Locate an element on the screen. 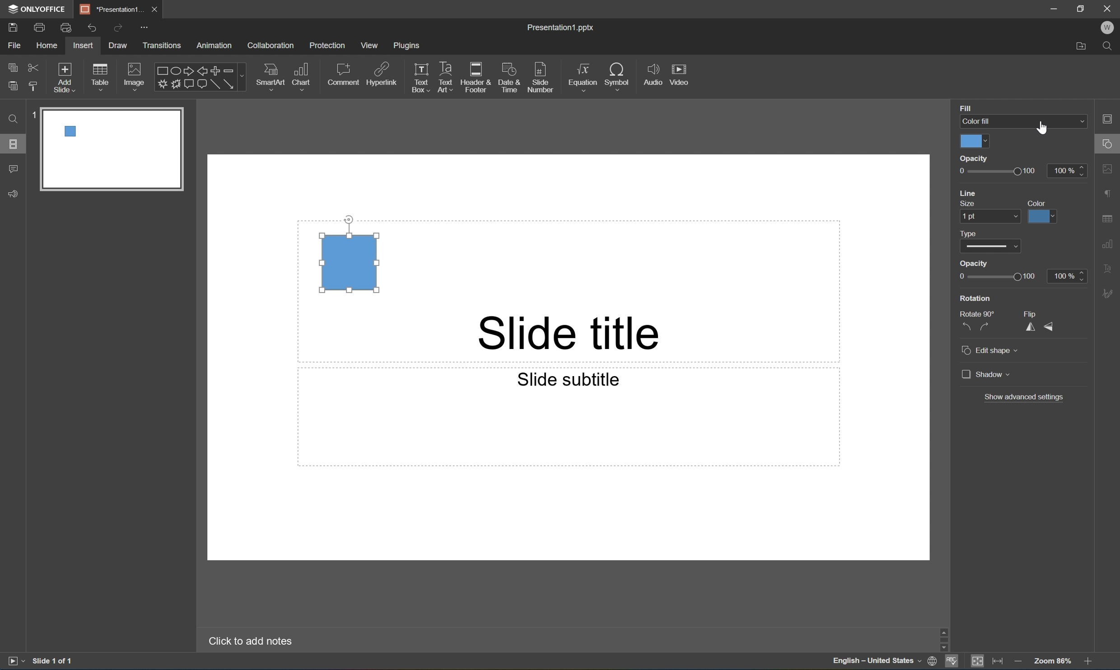 The width and height of the screenshot is (1120, 670). Chart settings is located at coordinates (1110, 244).